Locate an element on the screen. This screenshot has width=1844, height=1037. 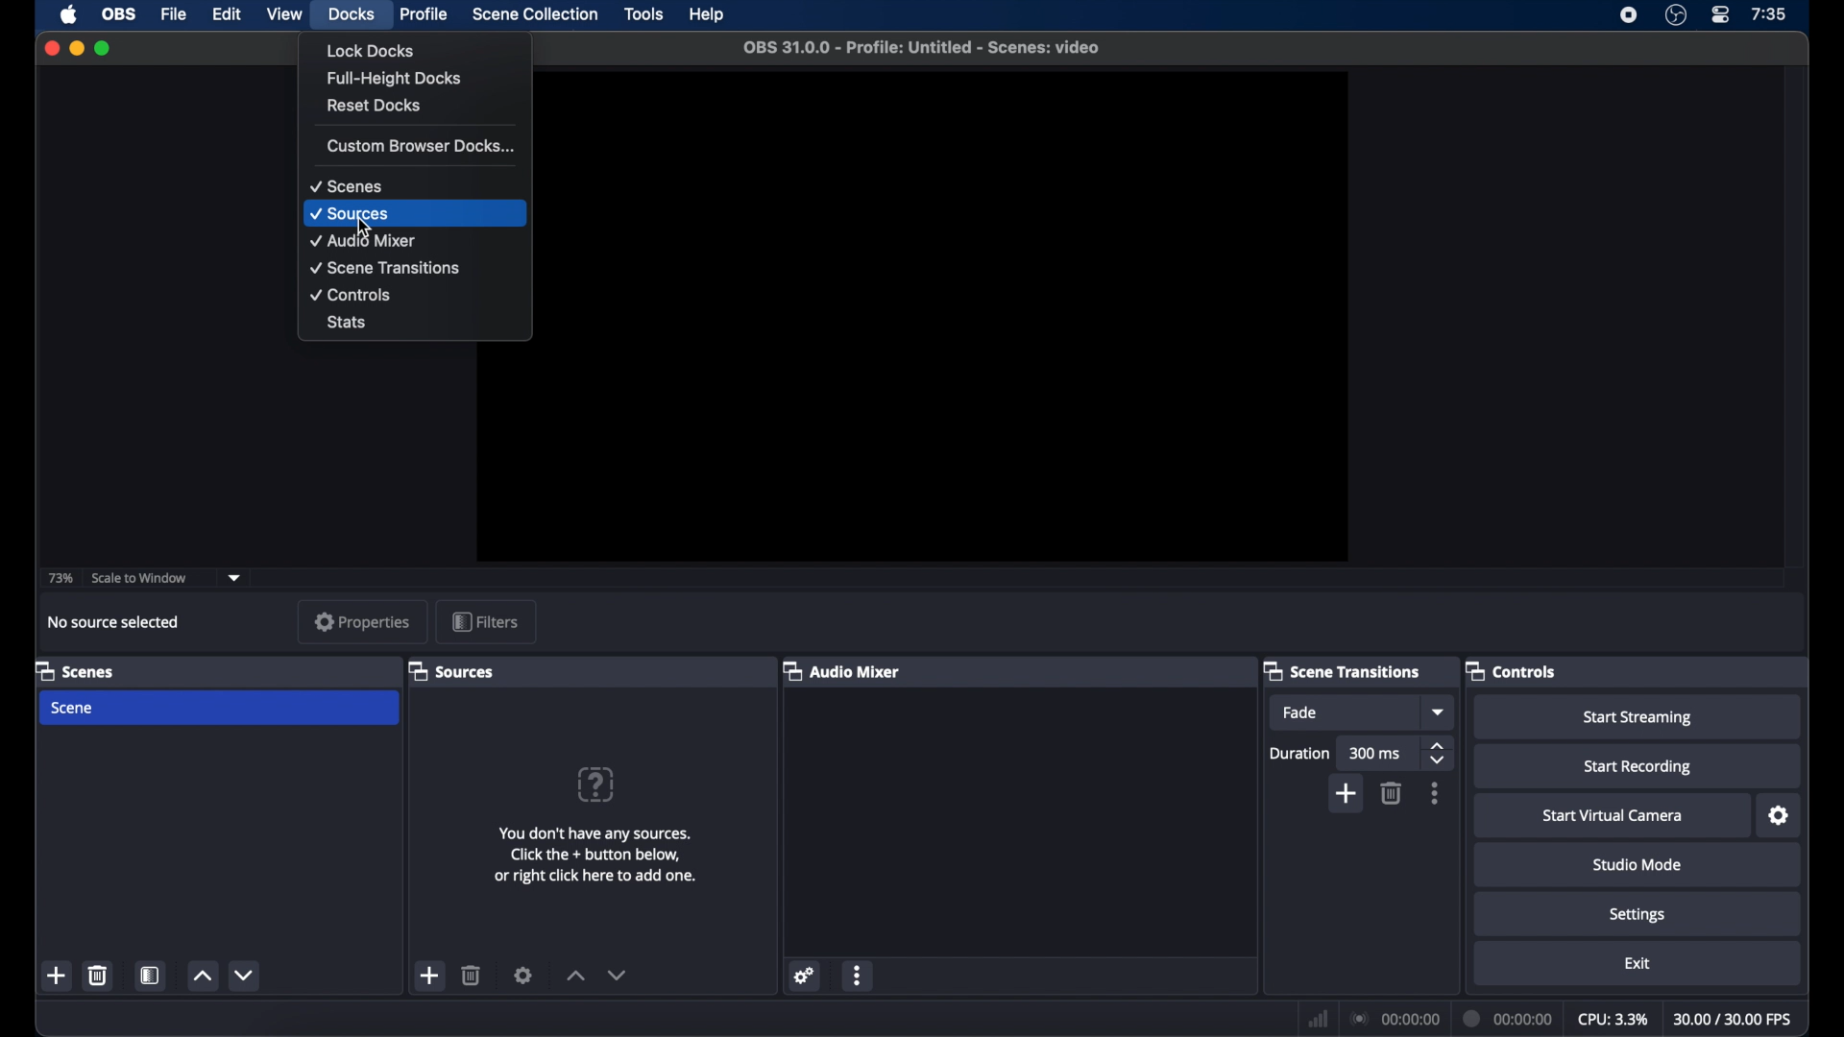
help is located at coordinates (709, 15).